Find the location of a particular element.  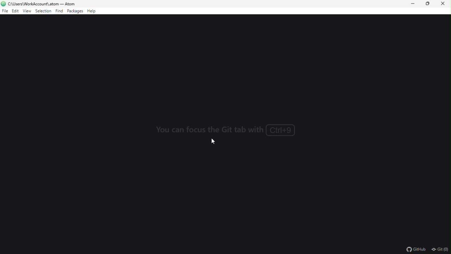

edit is located at coordinates (15, 11).